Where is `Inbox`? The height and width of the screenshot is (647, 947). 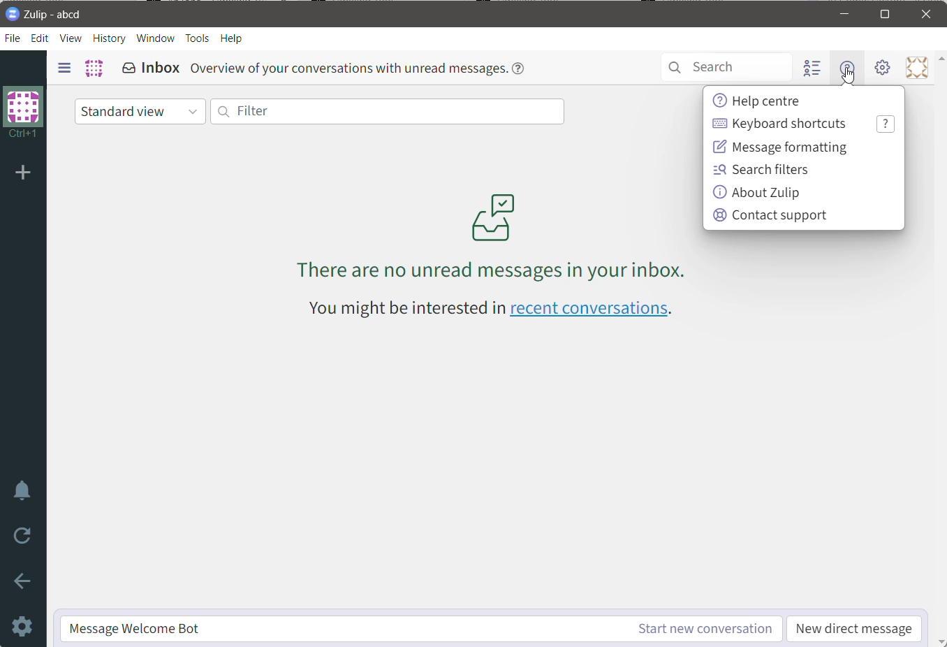
Inbox is located at coordinates (151, 68).